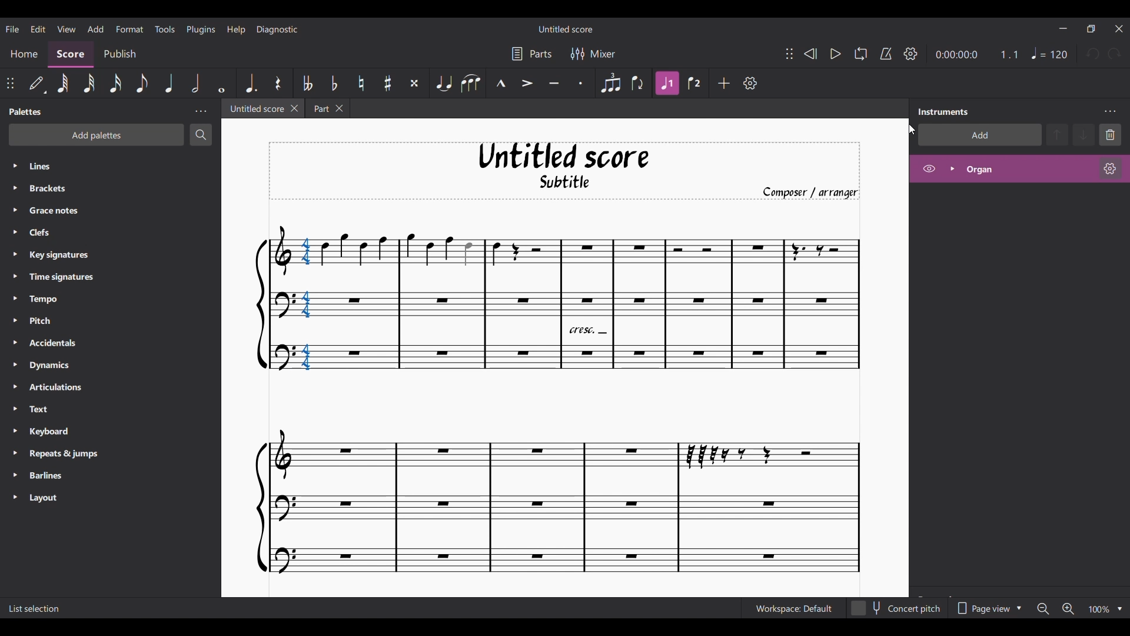 Image resolution: width=1130 pixels, height=636 pixels. Describe the element at coordinates (361, 83) in the screenshot. I see `Toggle natural` at that location.